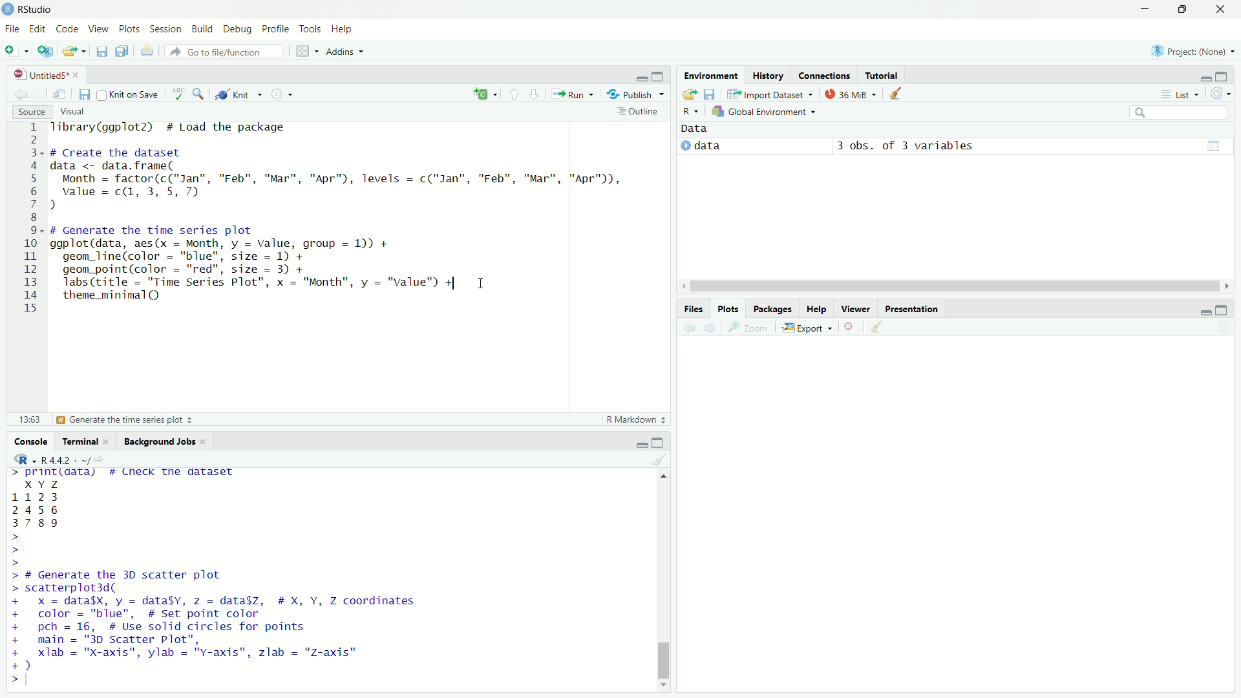 Image resolution: width=1241 pixels, height=698 pixels. Describe the element at coordinates (15, 94) in the screenshot. I see `go back to previous source location` at that location.